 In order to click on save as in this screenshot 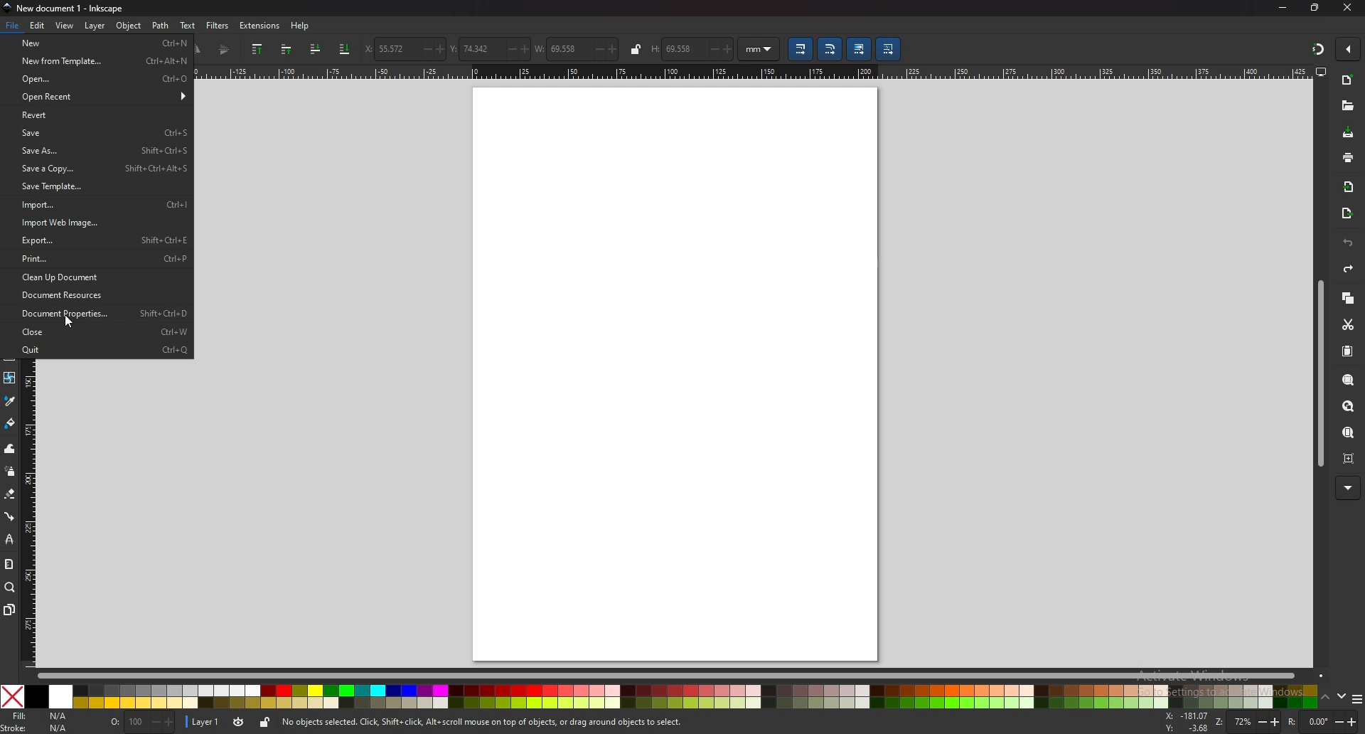, I will do `click(100, 150)`.